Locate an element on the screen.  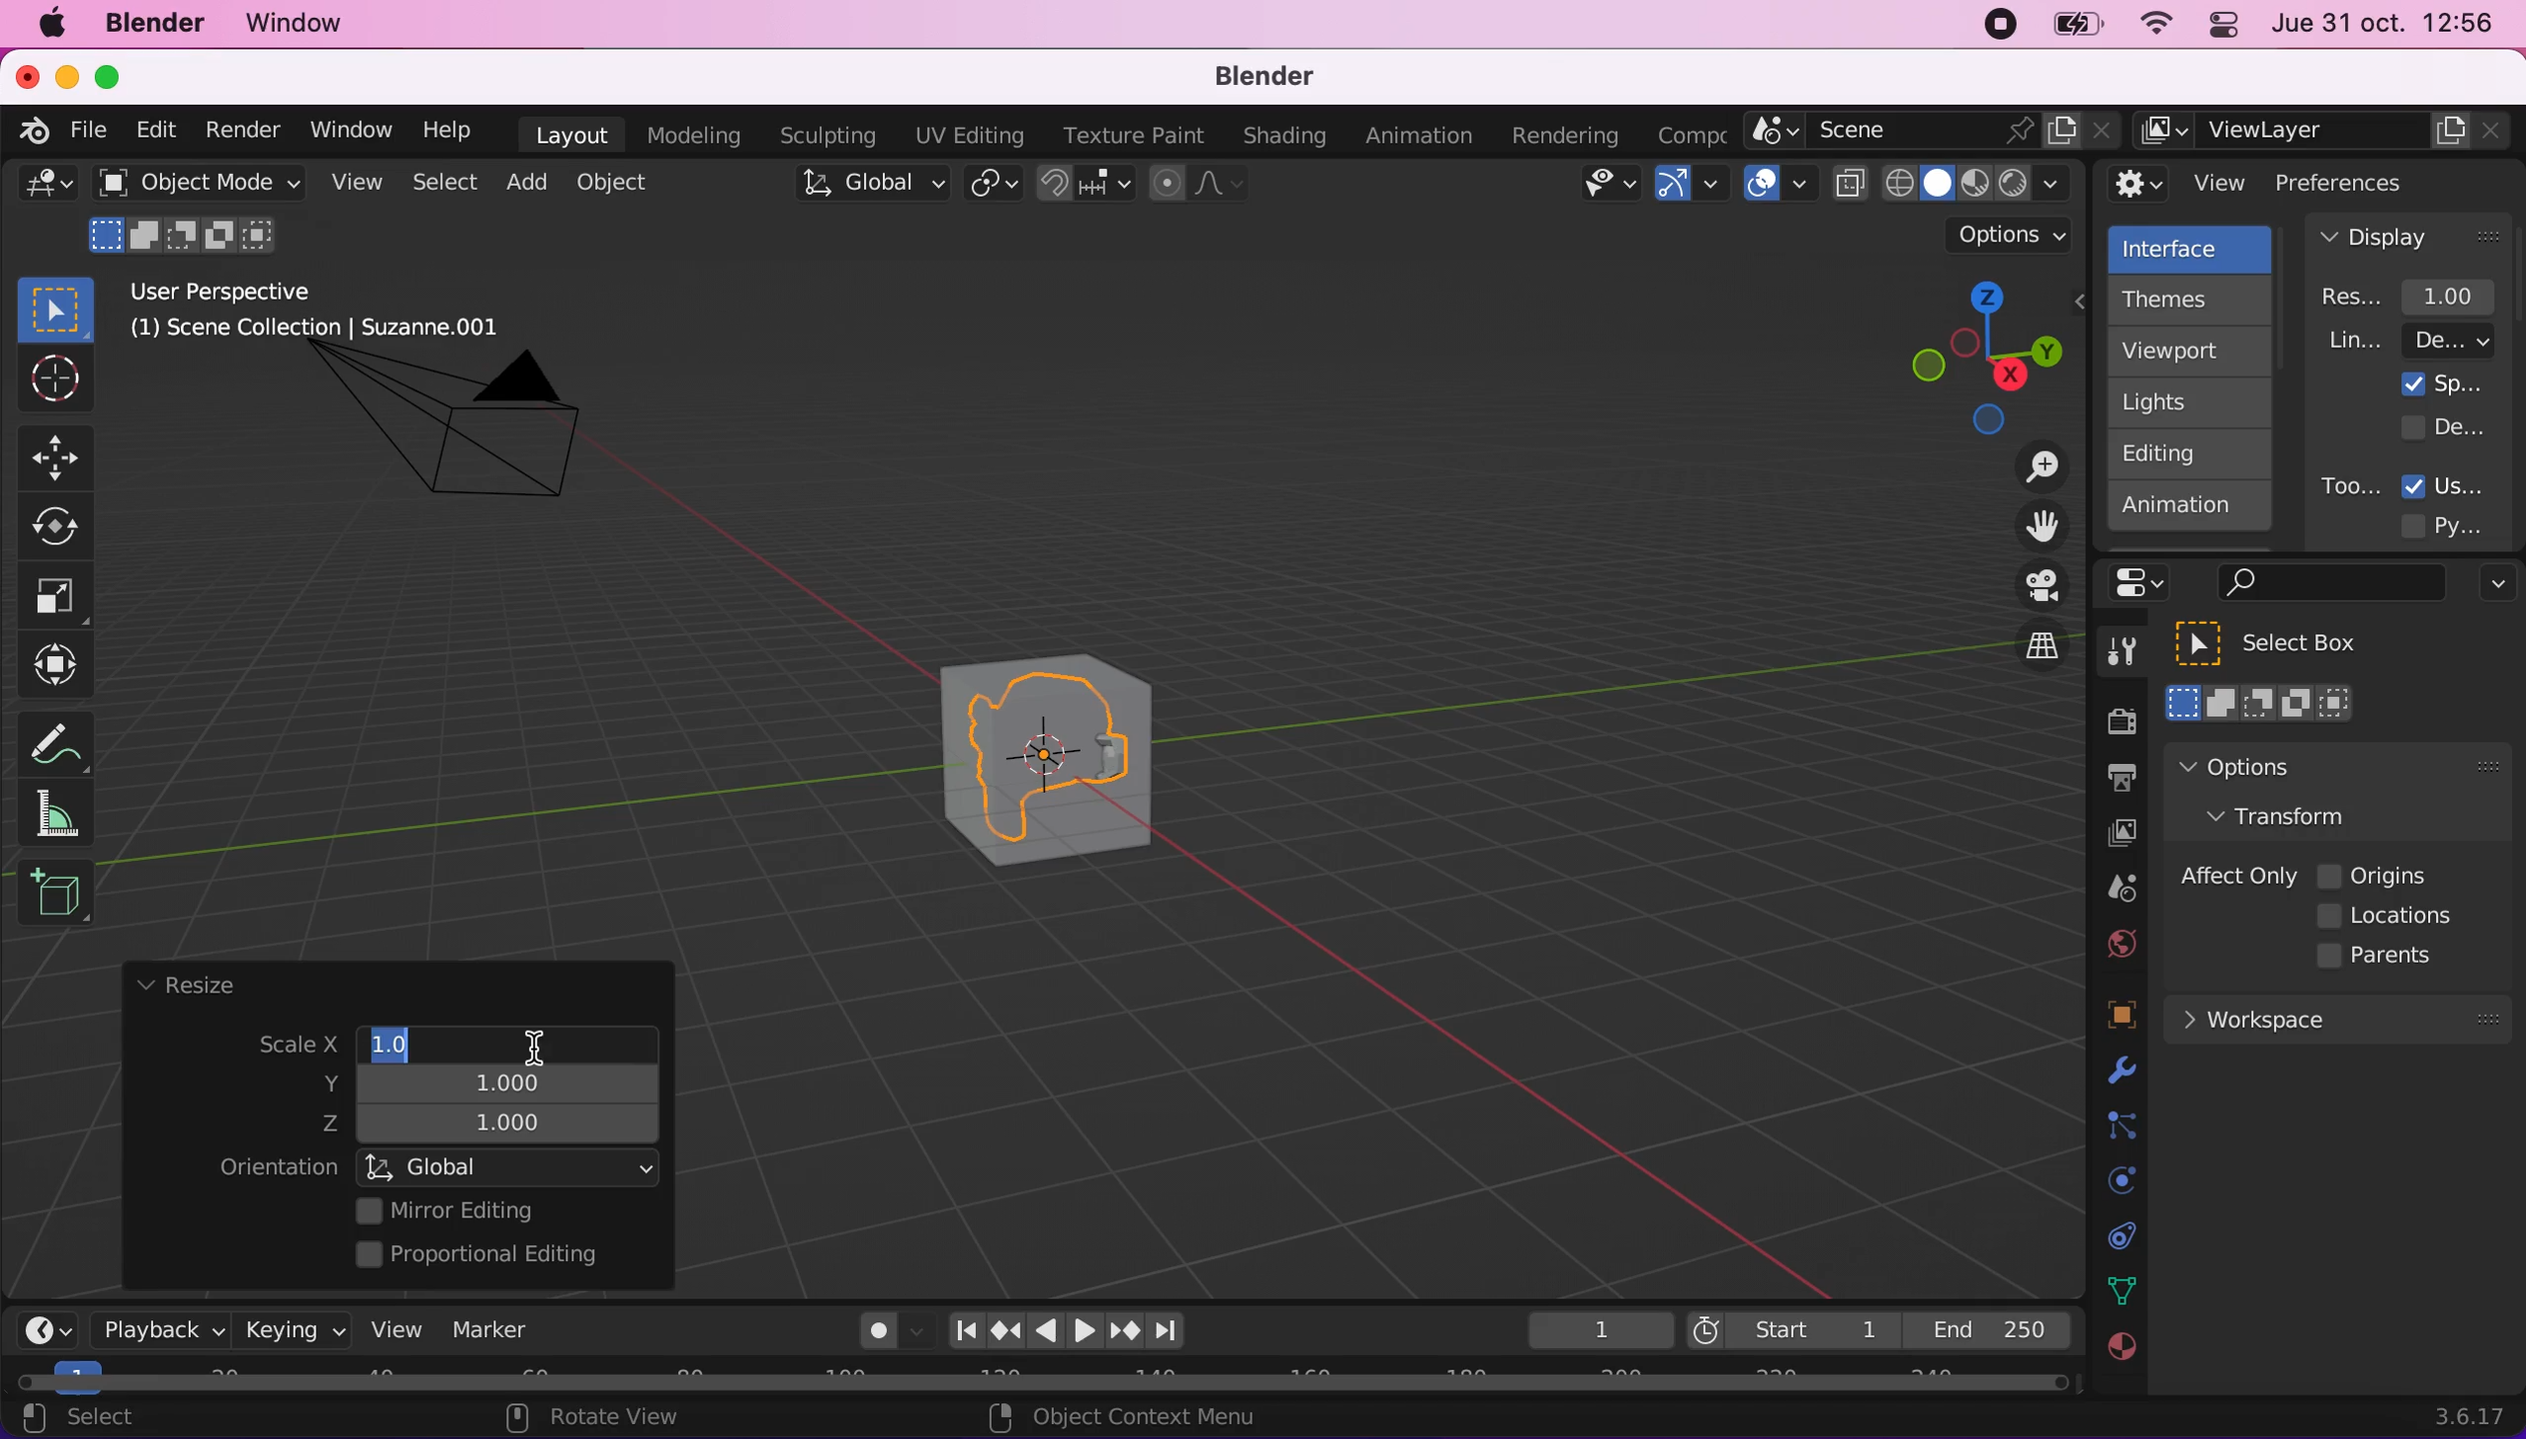
gizmos is located at coordinates (1690, 190).